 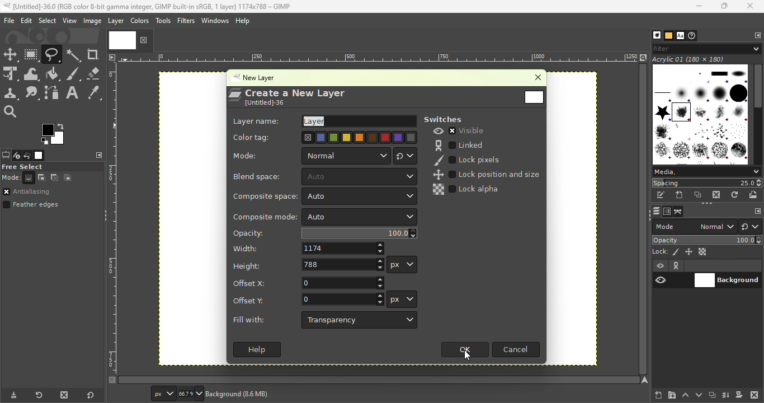 What do you see at coordinates (91, 21) in the screenshot?
I see `Image` at bounding box center [91, 21].